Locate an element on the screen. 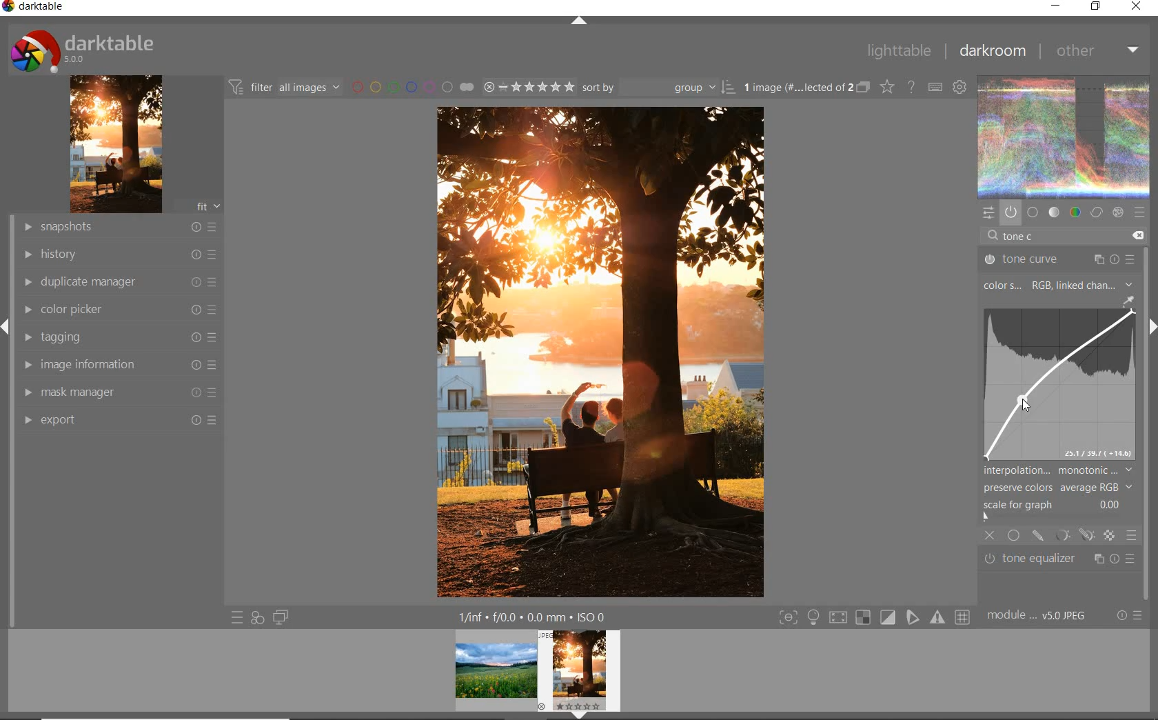 The image size is (1158, 720). enable for online help is located at coordinates (913, 88).